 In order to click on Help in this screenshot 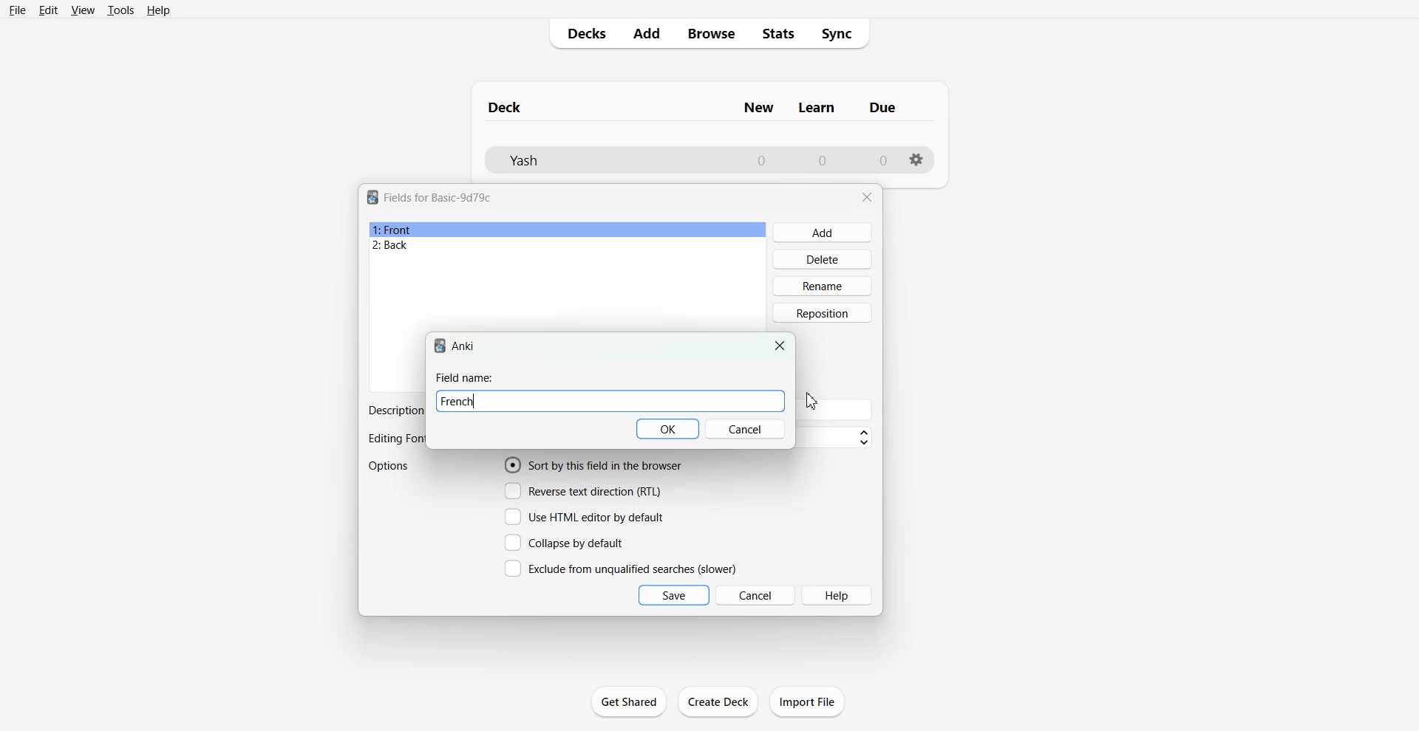, I will do `click(838, 595)`.